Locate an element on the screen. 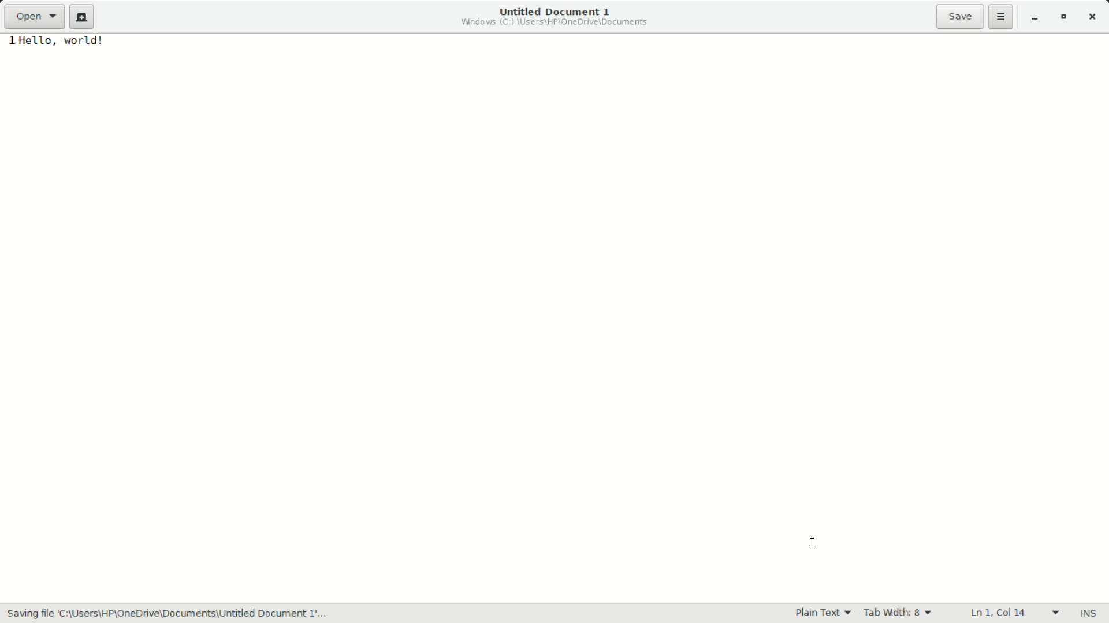 Image resolution: width=1109 pixels, height=623 pixels. minimize is located at coordinates (1034, 18).